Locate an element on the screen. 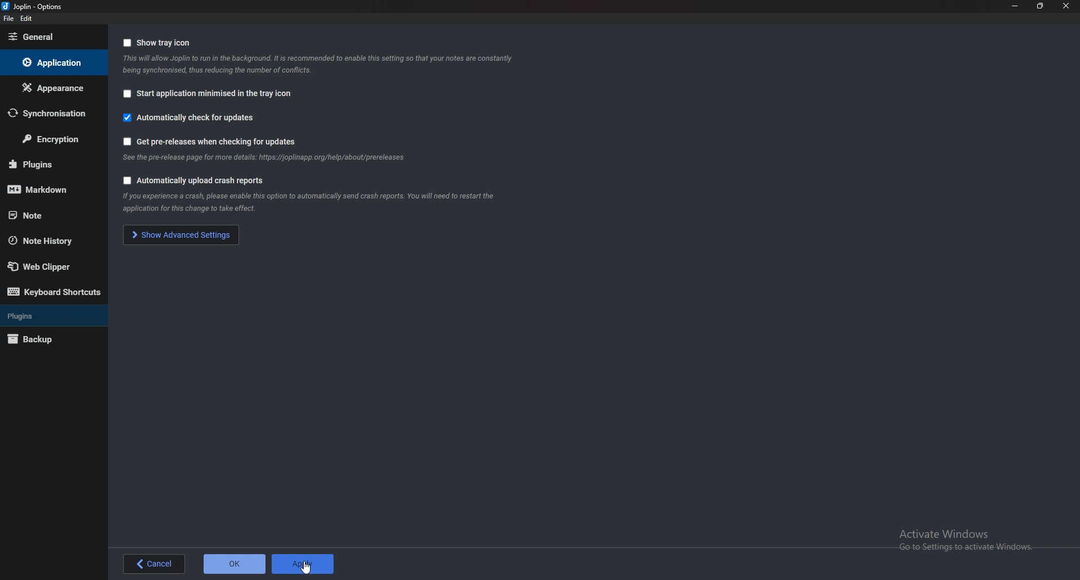 This screenshot has width=1080, height=580. Note history is located at coordinates (51, 240).